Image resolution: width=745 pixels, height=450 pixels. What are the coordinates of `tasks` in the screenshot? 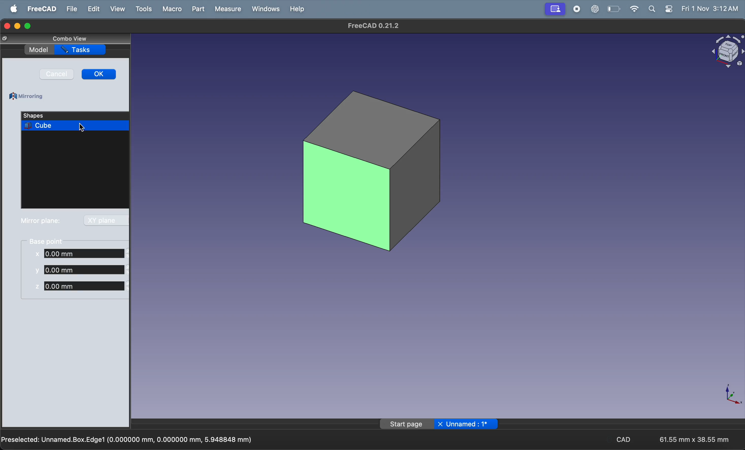 It's located at (80, 50).